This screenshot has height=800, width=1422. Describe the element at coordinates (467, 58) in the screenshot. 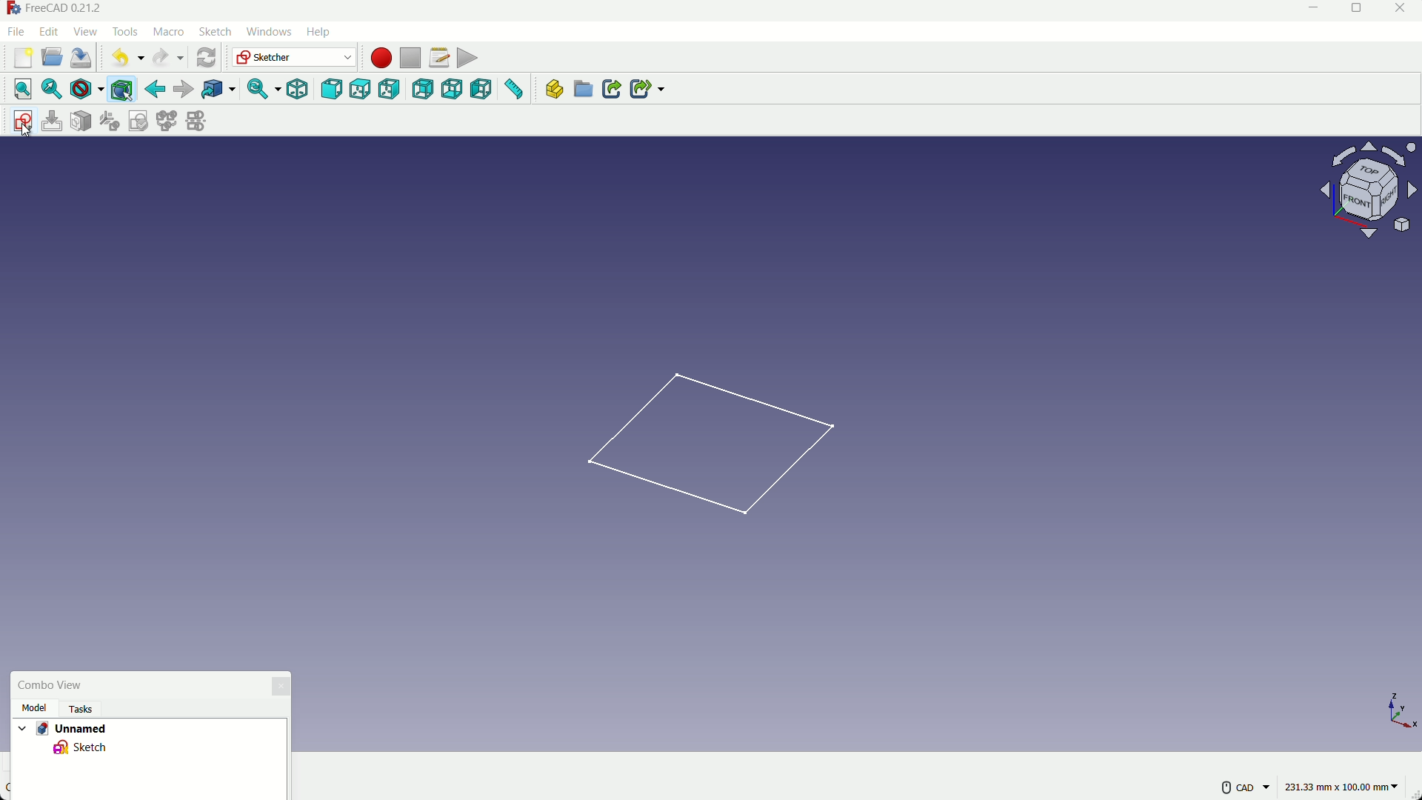

I see `execute macros` at that location.